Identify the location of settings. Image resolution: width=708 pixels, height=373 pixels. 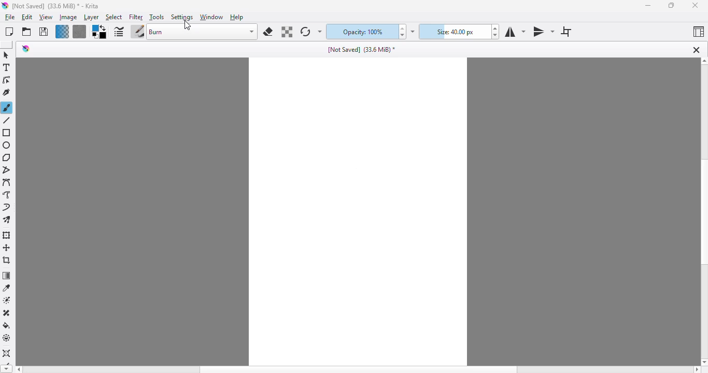
(182, 17).